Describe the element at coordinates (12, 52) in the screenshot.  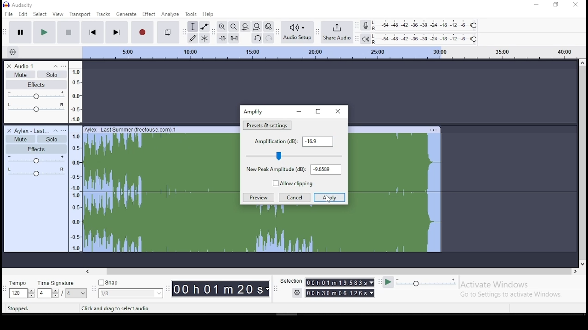
I see `timeline options` at that location.